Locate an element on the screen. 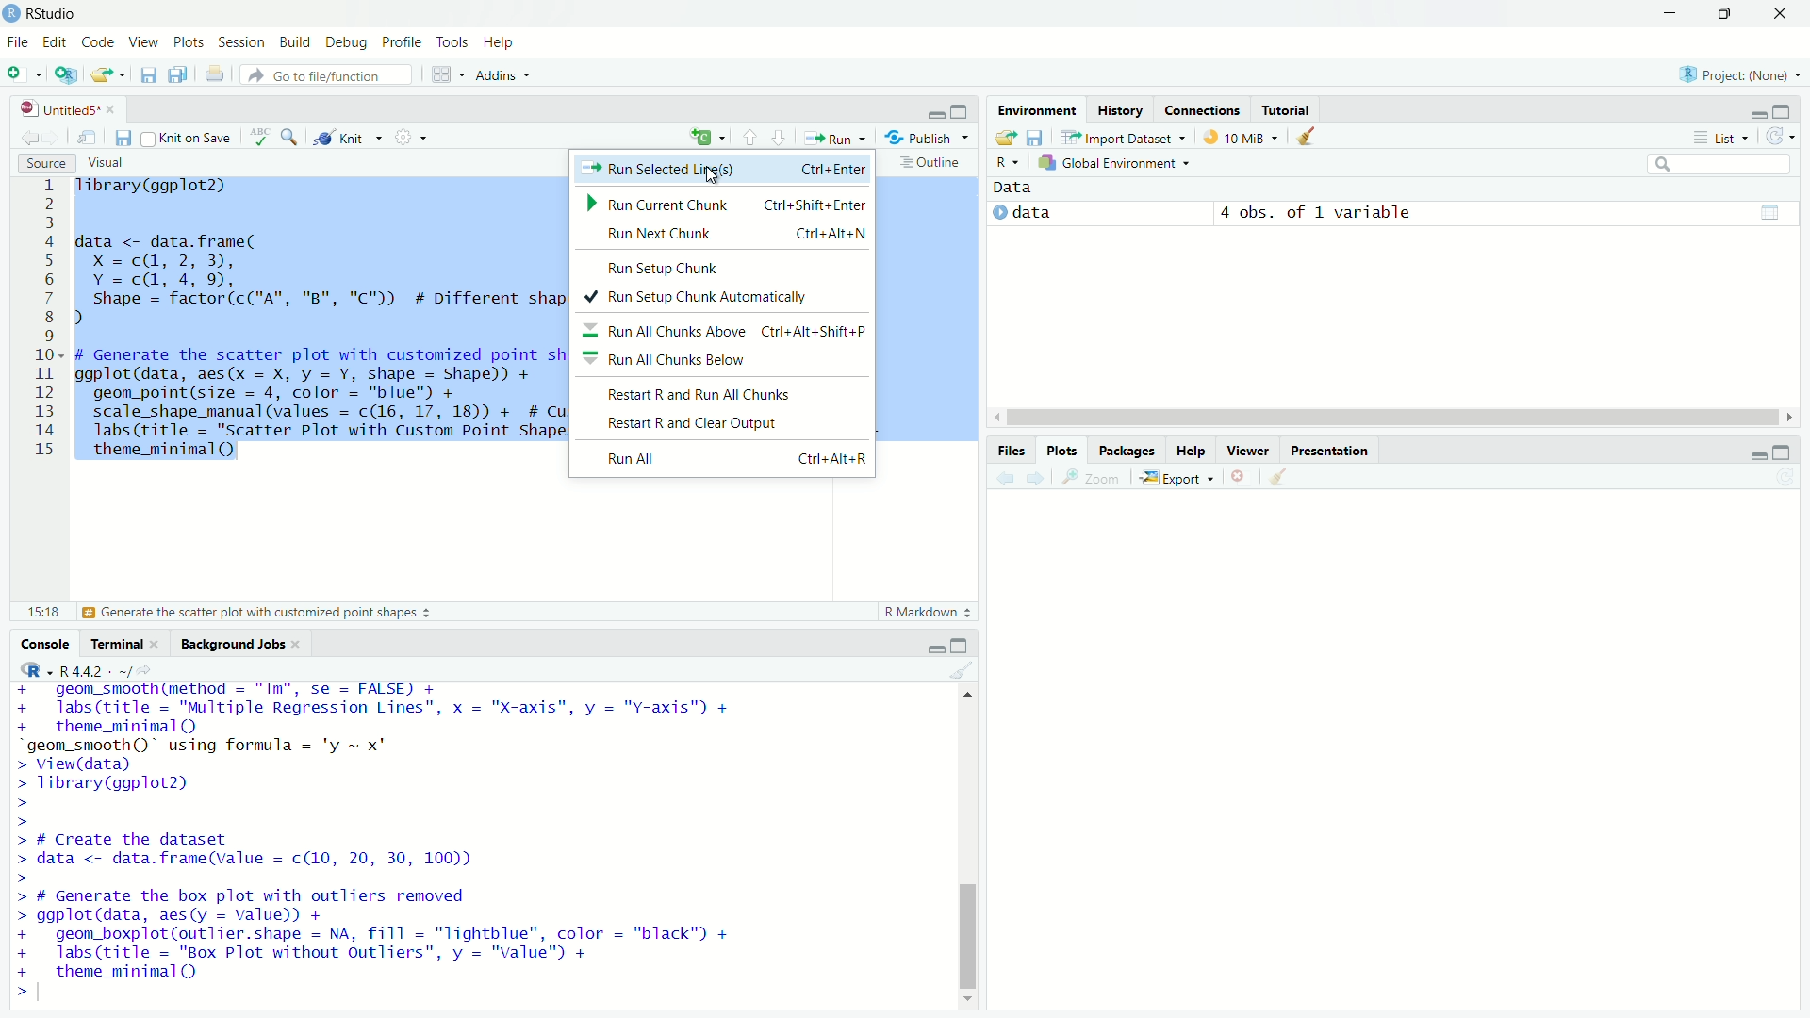 The image size is (1810, 1018). Build is located at coordinates (294, 41).